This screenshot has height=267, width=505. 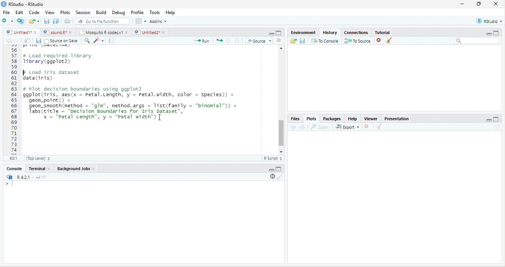 What do you see at coordinates (6, 12) in the screenshot?
I see `File` at bounding box center [6, 12].